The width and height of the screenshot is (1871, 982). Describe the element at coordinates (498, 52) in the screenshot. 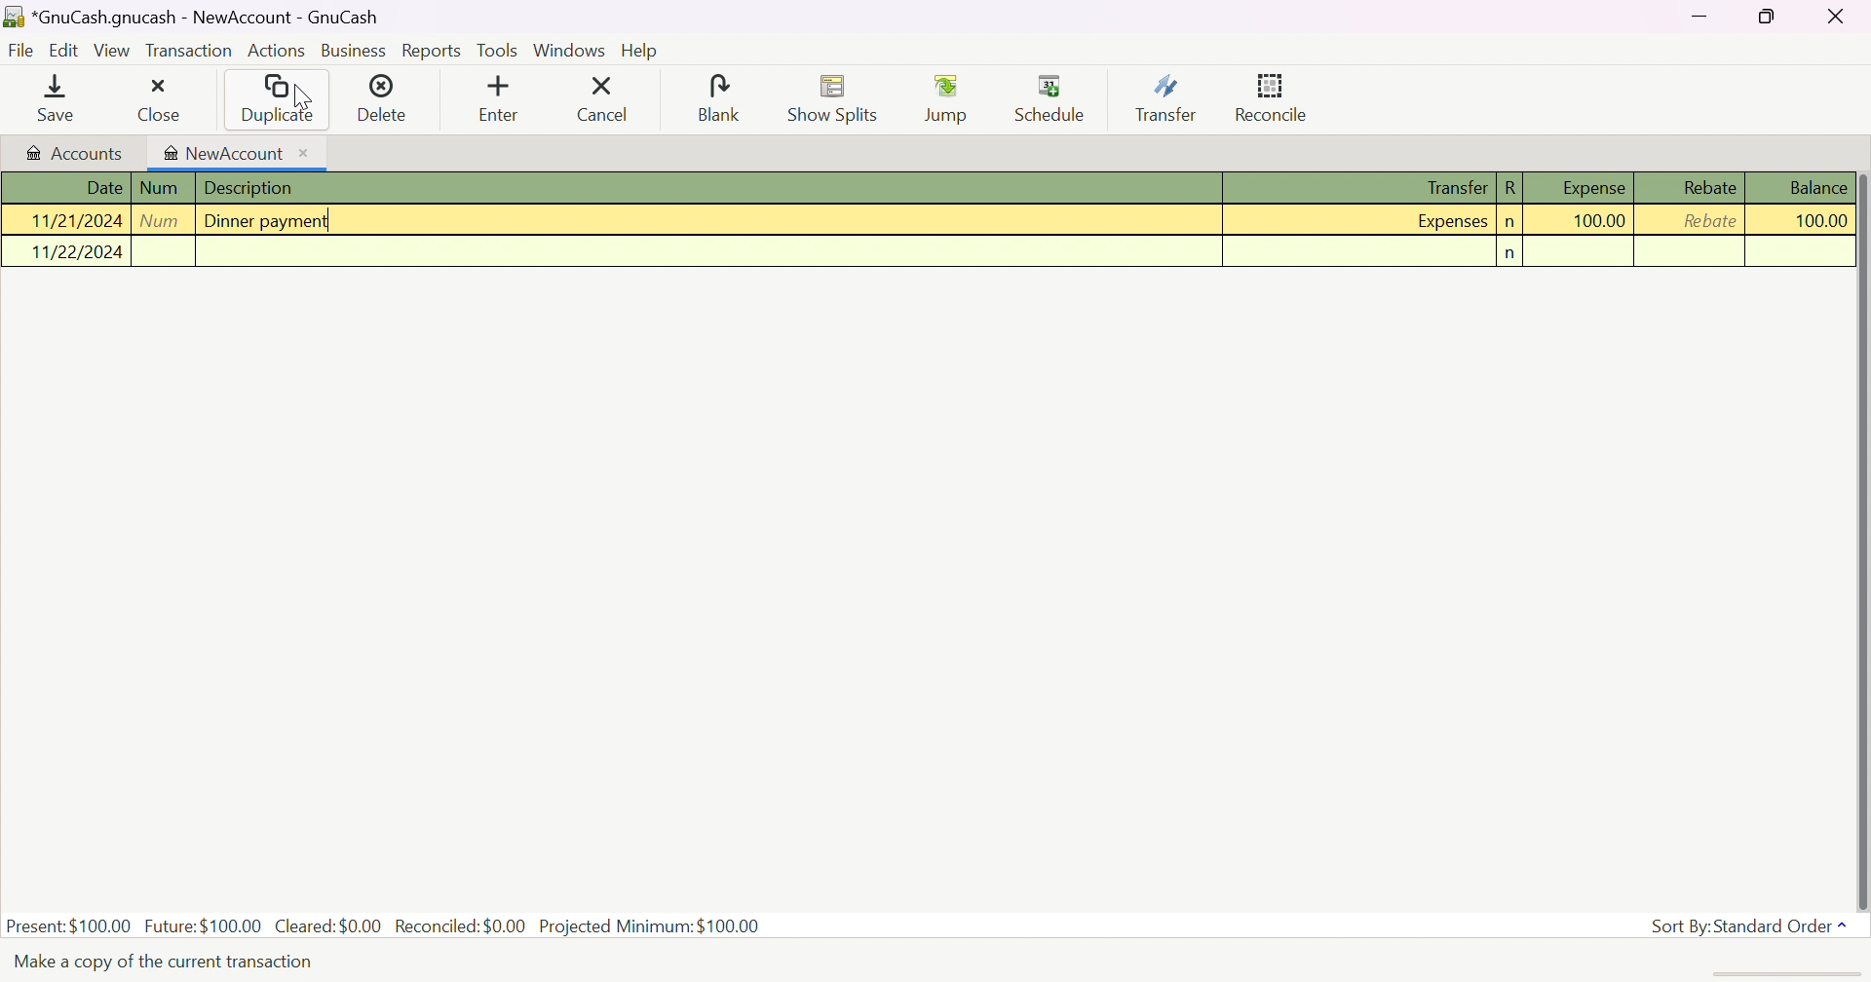

I see `Tools` at that location.